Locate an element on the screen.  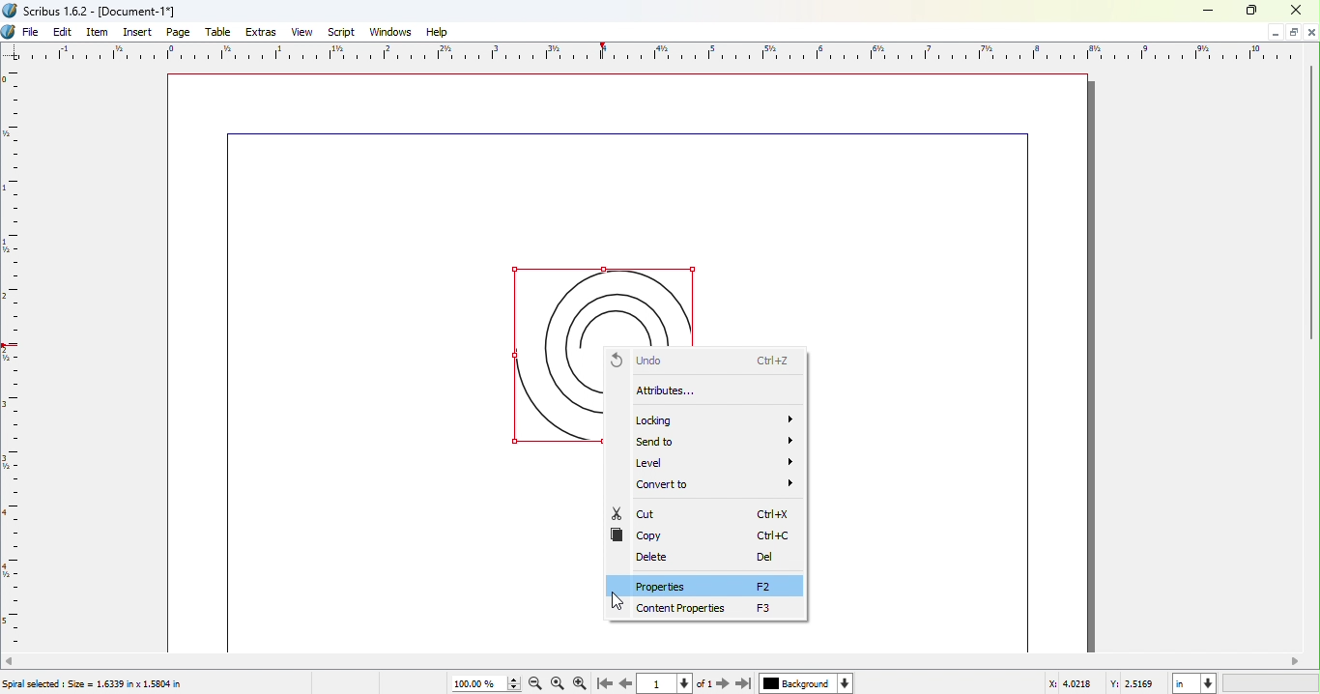
Insert is located at coordinates (139, 32).